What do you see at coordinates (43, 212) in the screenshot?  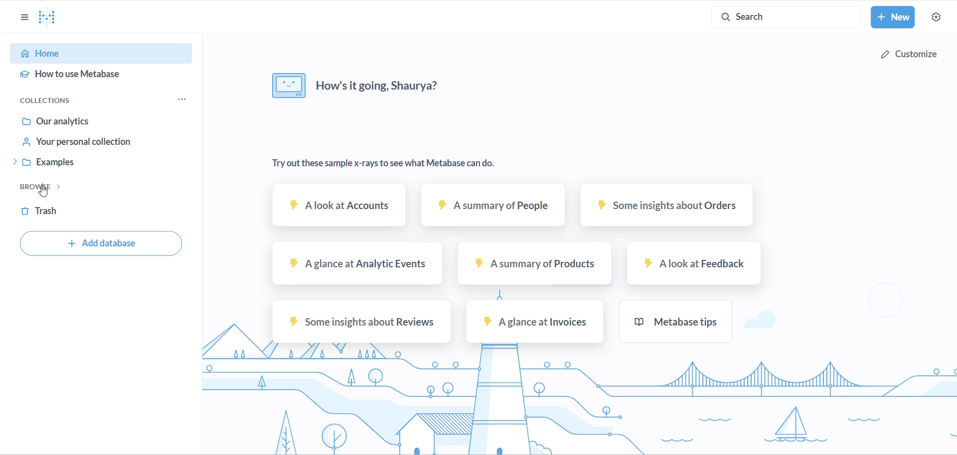 I see `TRASH` at bounding box center [43, 212].